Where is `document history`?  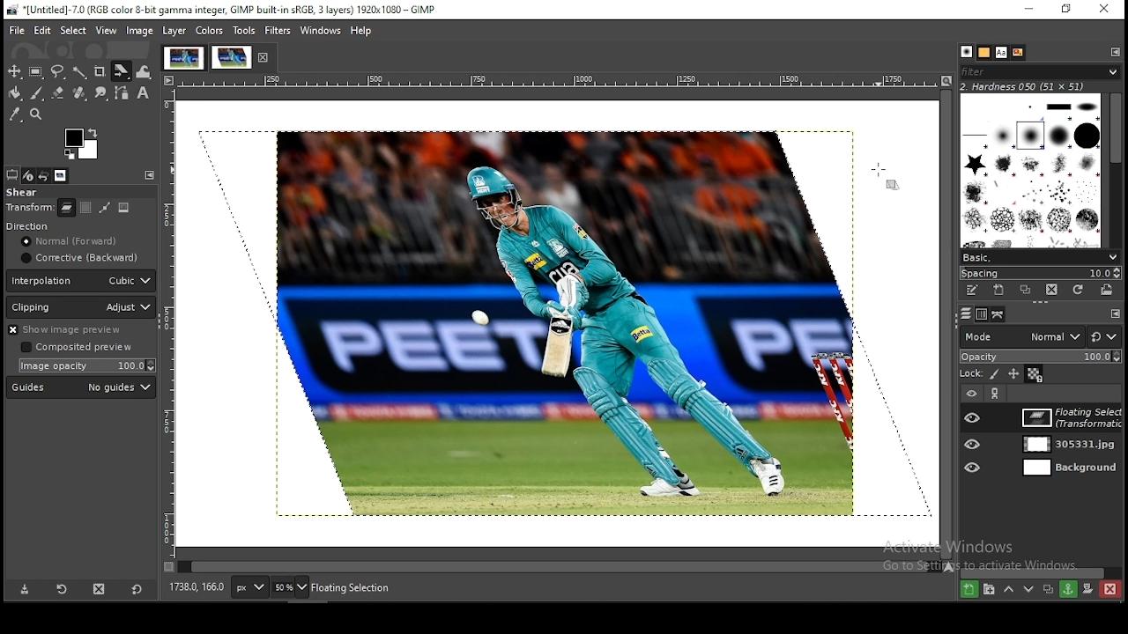 document history is located at coordinates (1016, 53).